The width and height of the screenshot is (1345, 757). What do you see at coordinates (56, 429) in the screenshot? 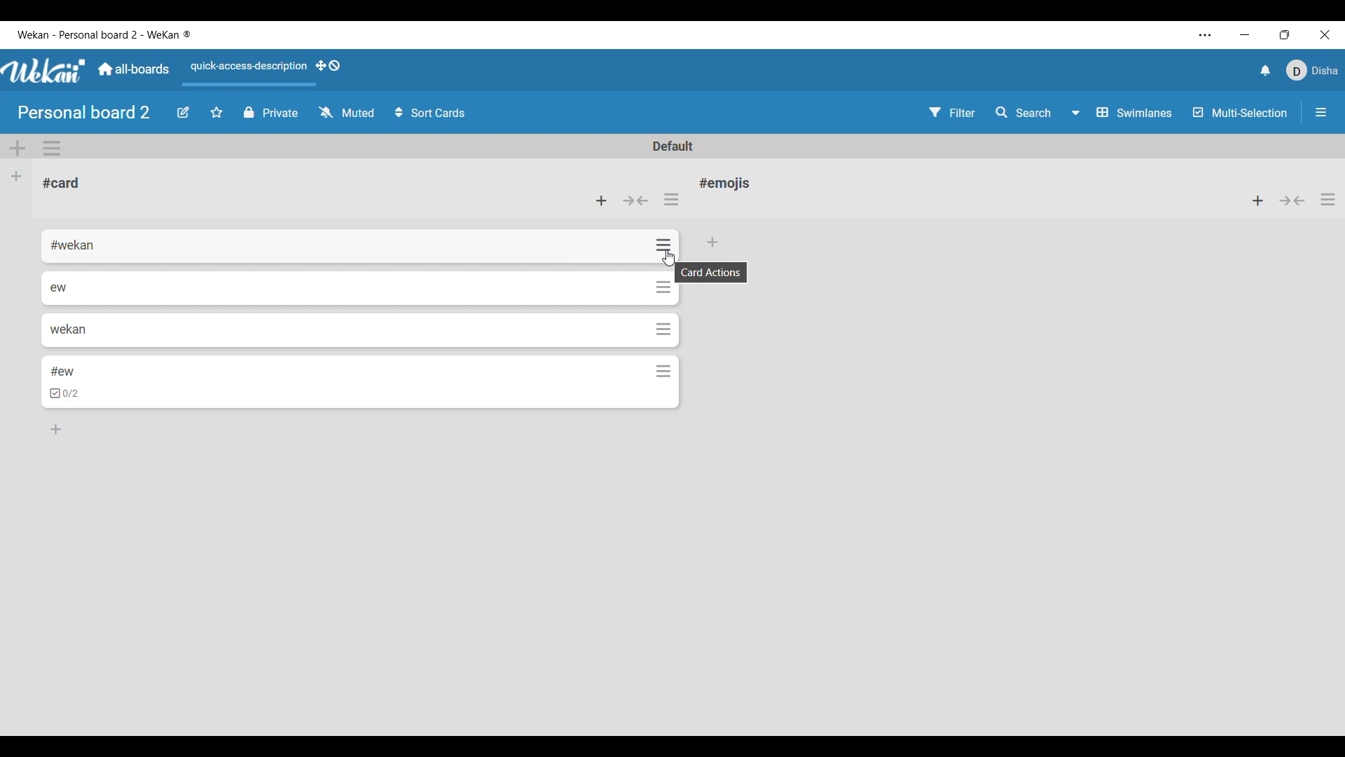
I see `Add card to bottom of list` at bounding box center [56, 429].